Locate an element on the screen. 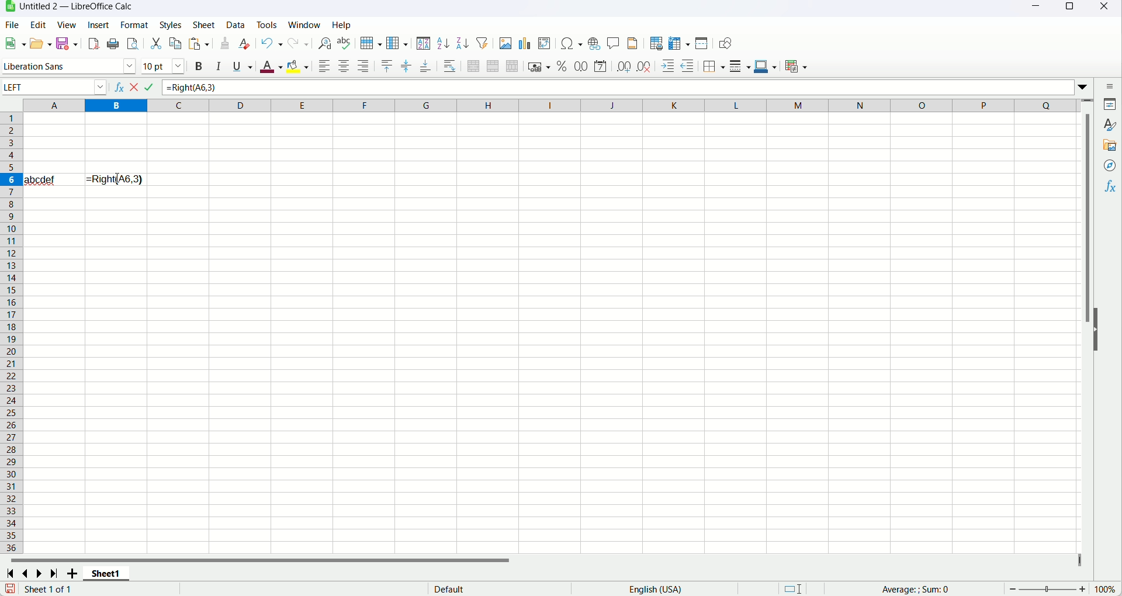 This screenshot has width=1122, height=596. underline is located at coordinates (243, 67).